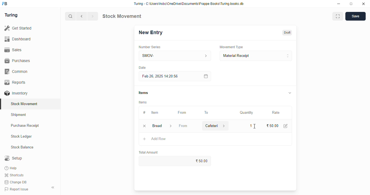 Image resolution: width=370 pixels, height=195 pixels. Describe the element at coordinates (14, 175) in the screenshot. I see `shortcuts` at that location.